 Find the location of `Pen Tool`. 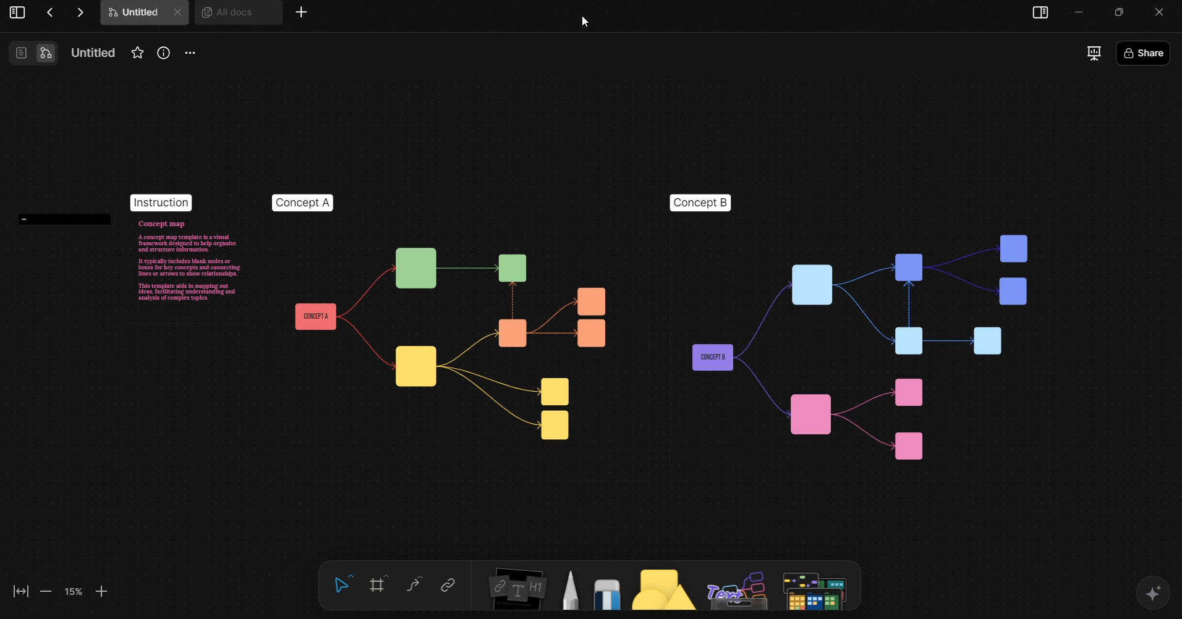

Pen Tool is located at coordinates (570, 589).